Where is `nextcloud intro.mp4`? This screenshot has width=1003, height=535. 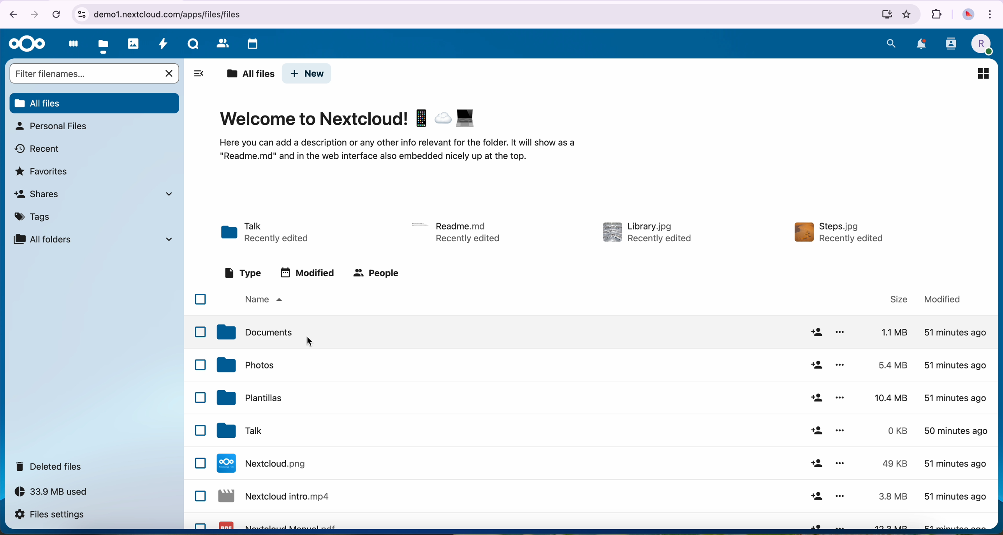
nextcloud intro.mp4 is located at coordinates (277, 496).